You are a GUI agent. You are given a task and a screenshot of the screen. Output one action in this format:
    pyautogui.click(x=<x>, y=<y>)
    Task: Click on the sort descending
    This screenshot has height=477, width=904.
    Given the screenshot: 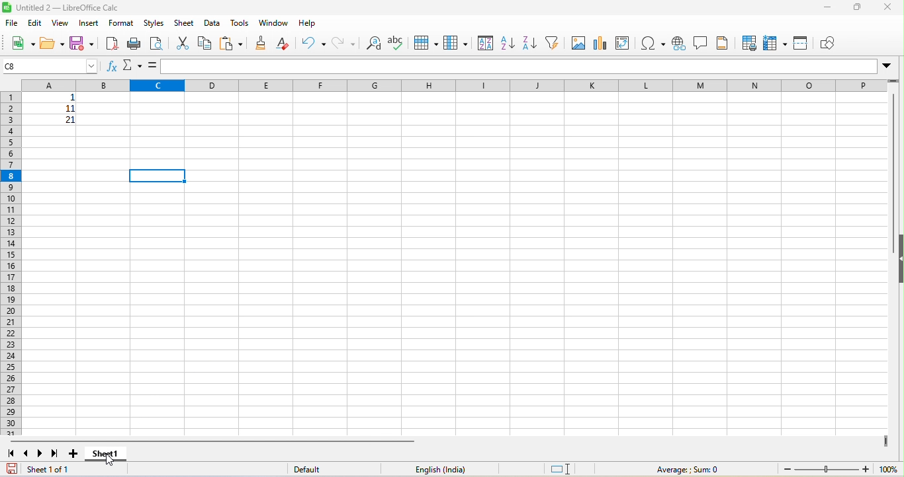 What is the action you would take?
    pyautogui.click(x=529, y=42)
    